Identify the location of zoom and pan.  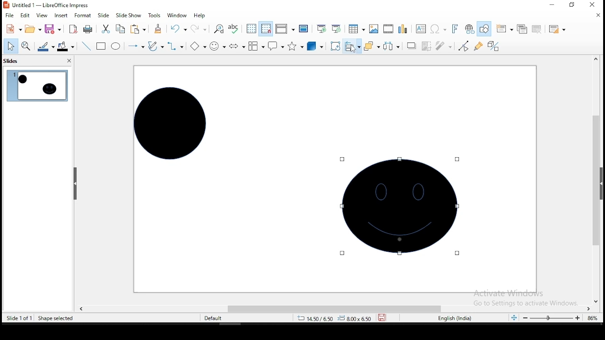
(26, 47).